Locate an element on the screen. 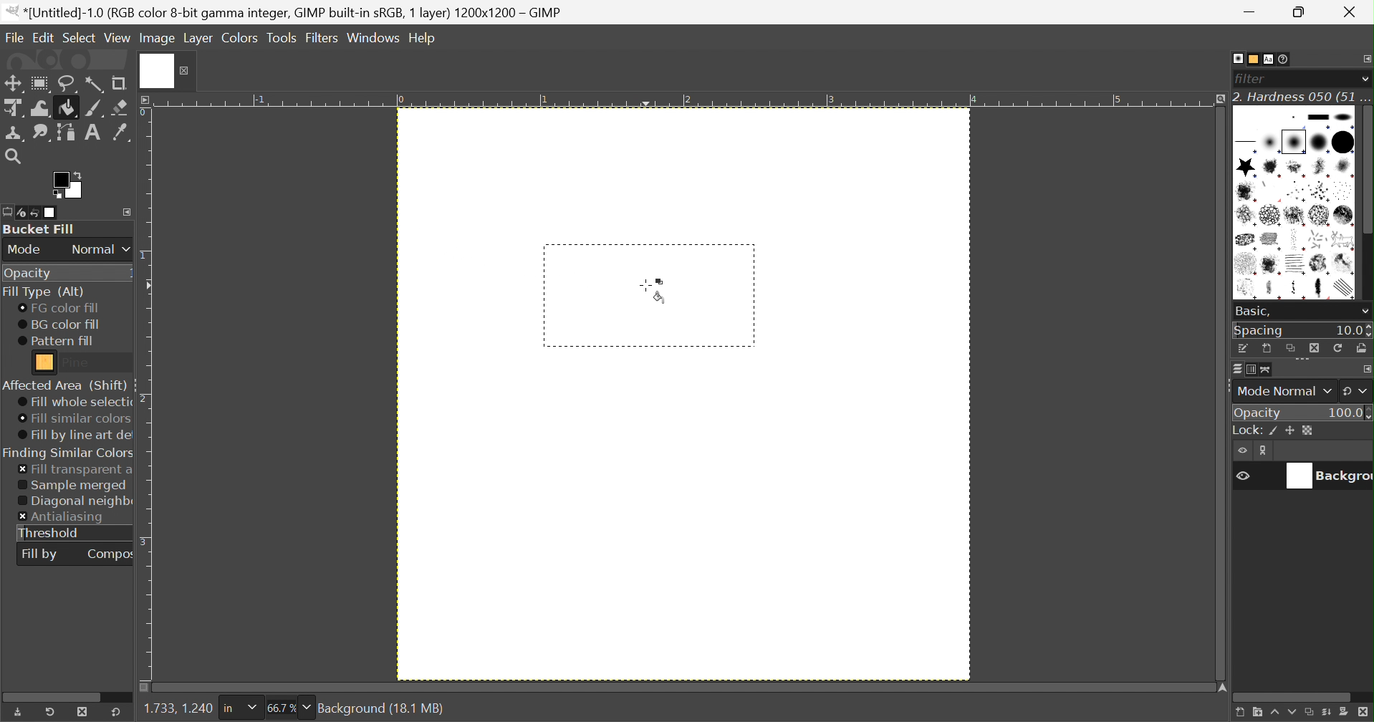 This screenshot has width=1374, height=722. Navigate the image display is located at coordinates (1223, 688).